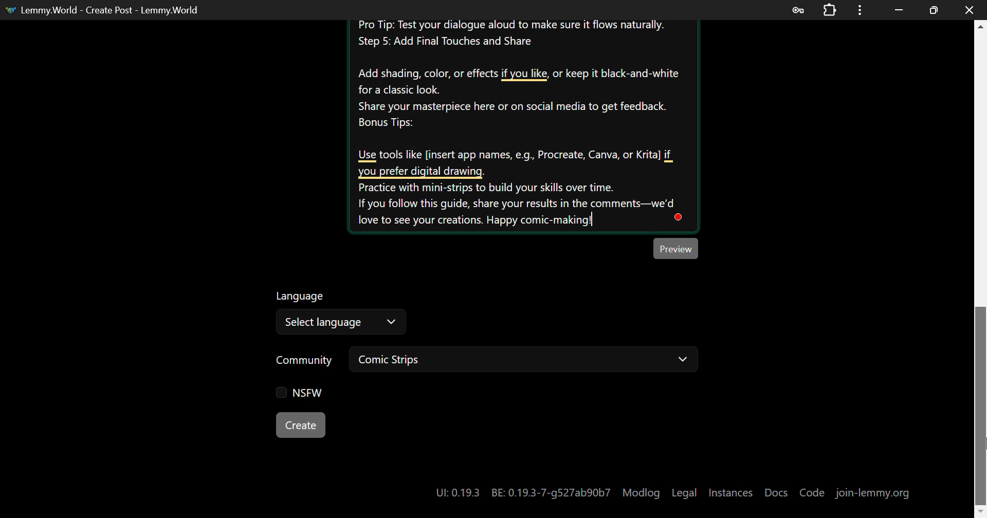 This screenshot has height=518, width=987. Describe the element at coordinates (900, 9) in the screenshot. I see `Restore Down` at that location.